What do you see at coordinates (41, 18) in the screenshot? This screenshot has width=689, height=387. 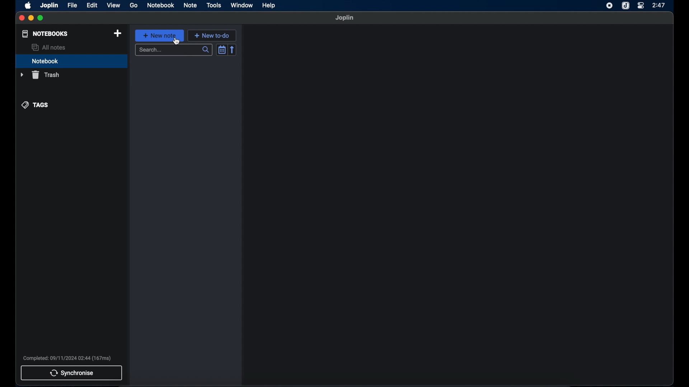 I see `maximize` at bounding box center [41, 18].